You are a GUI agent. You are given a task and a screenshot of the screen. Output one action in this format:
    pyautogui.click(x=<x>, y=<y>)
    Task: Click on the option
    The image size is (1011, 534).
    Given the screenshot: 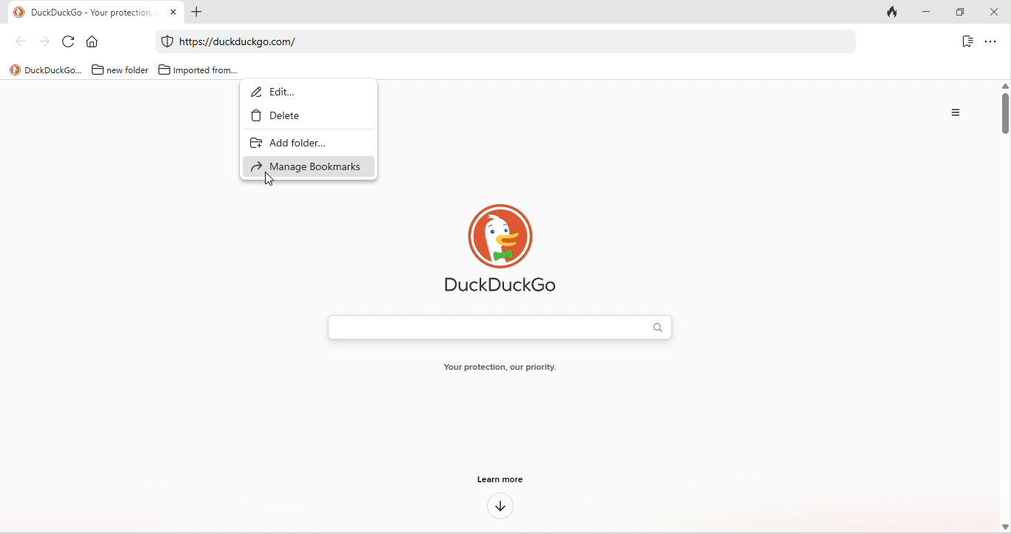 What is the action you would take?
    pyautogui.click(x=953, y=115)
    